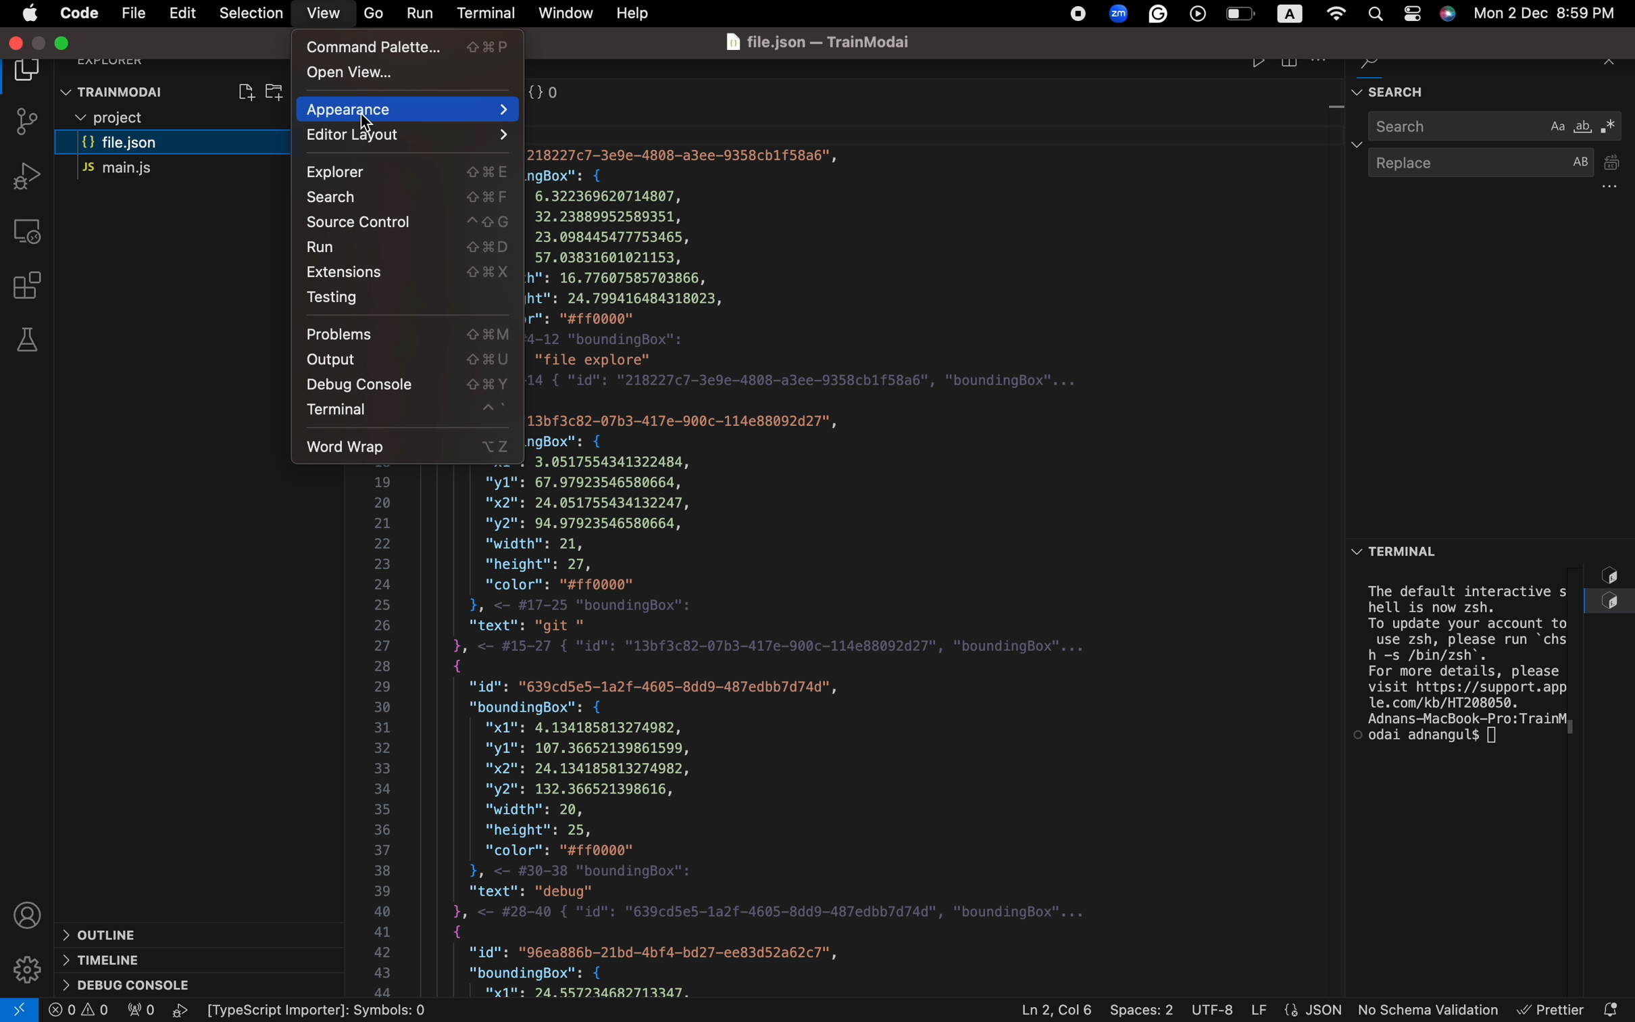 This screenshot has width=1635, height=1022. Describe the element at coordinates (282, 92) in the screenshot. I see `create folder` at that location.